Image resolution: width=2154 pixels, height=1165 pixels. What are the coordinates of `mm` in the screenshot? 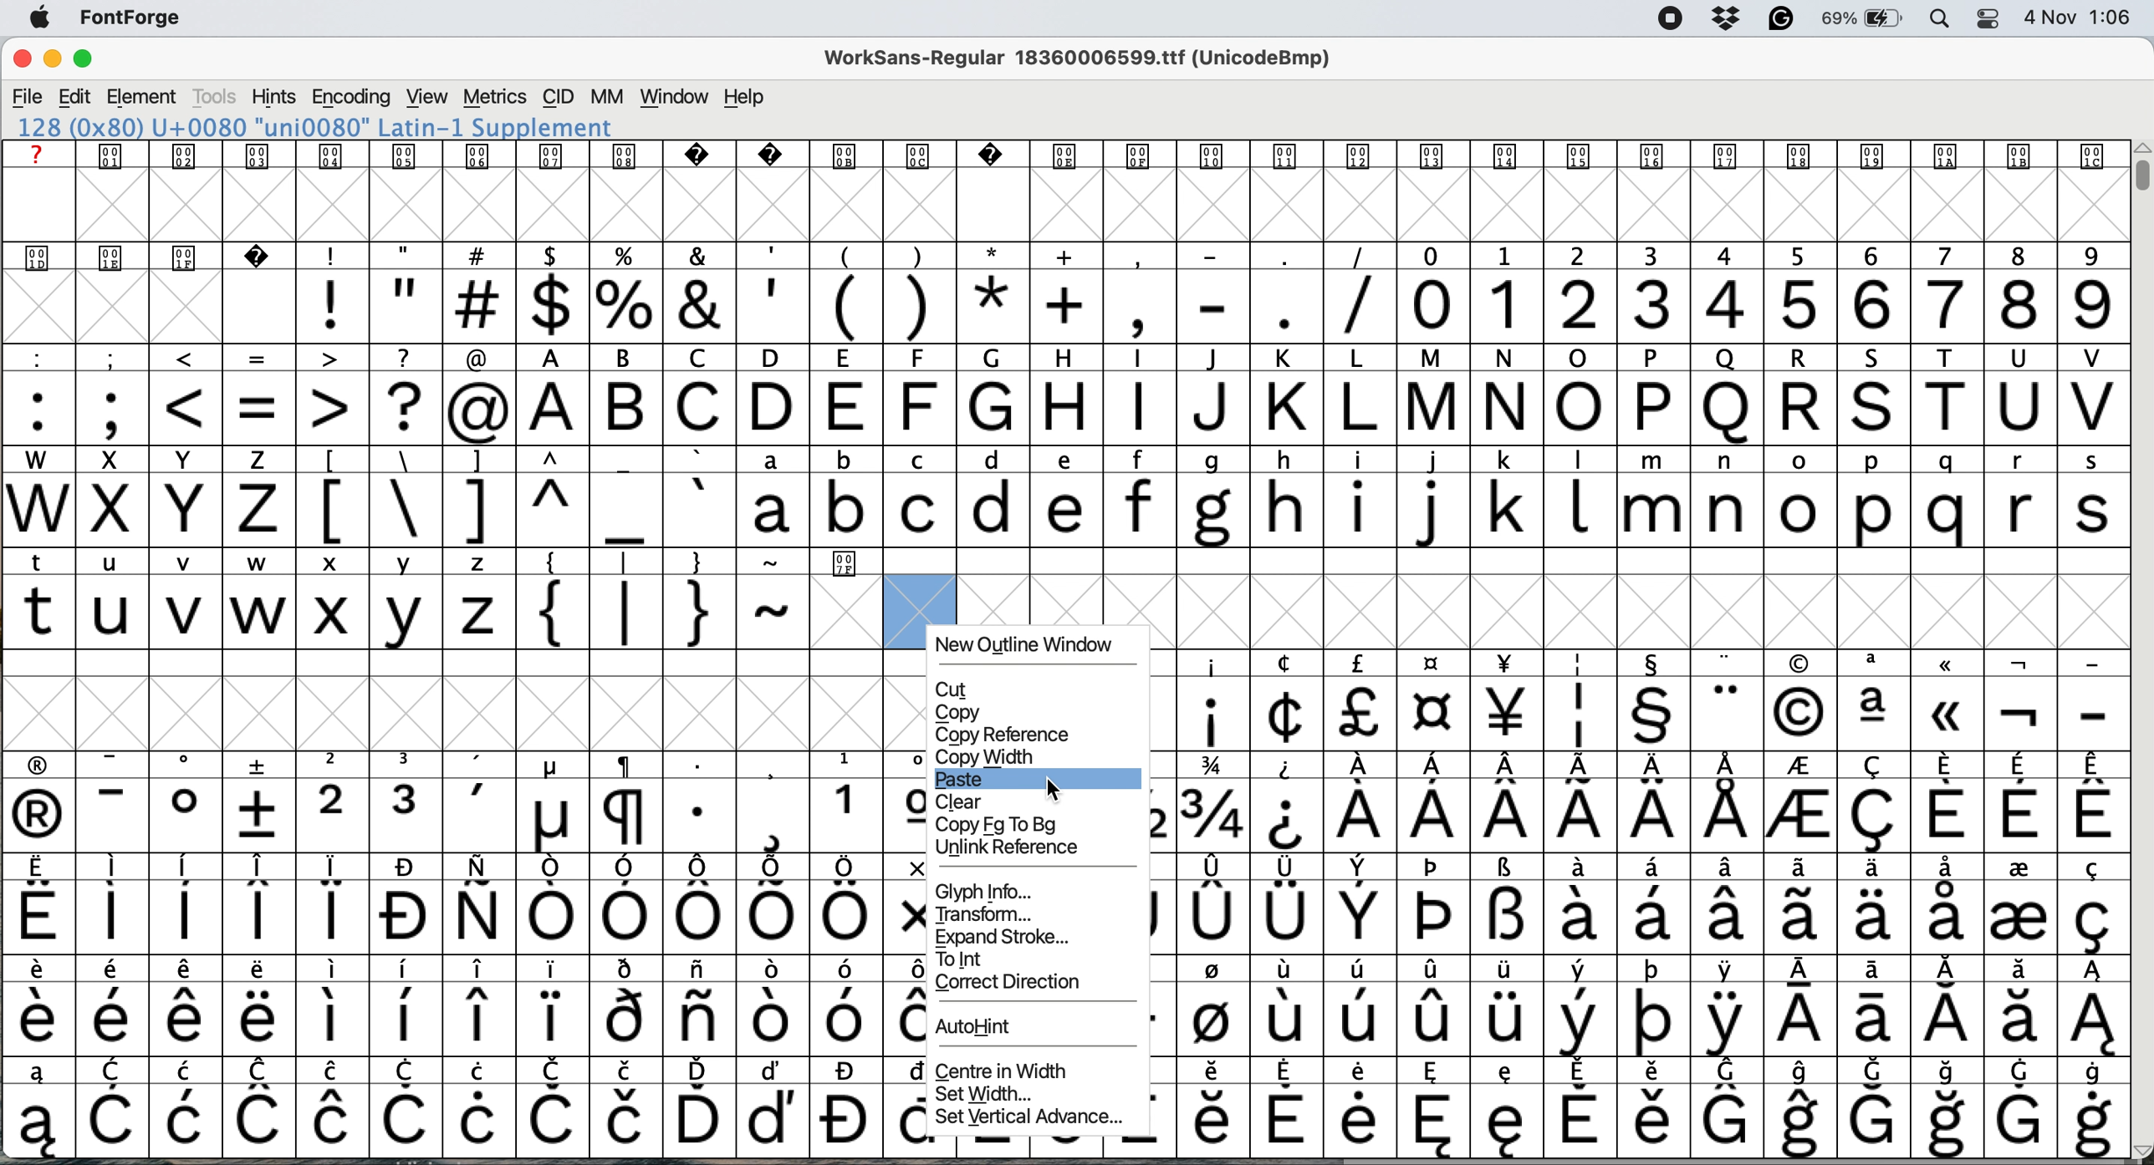 It's located at (605, 97).